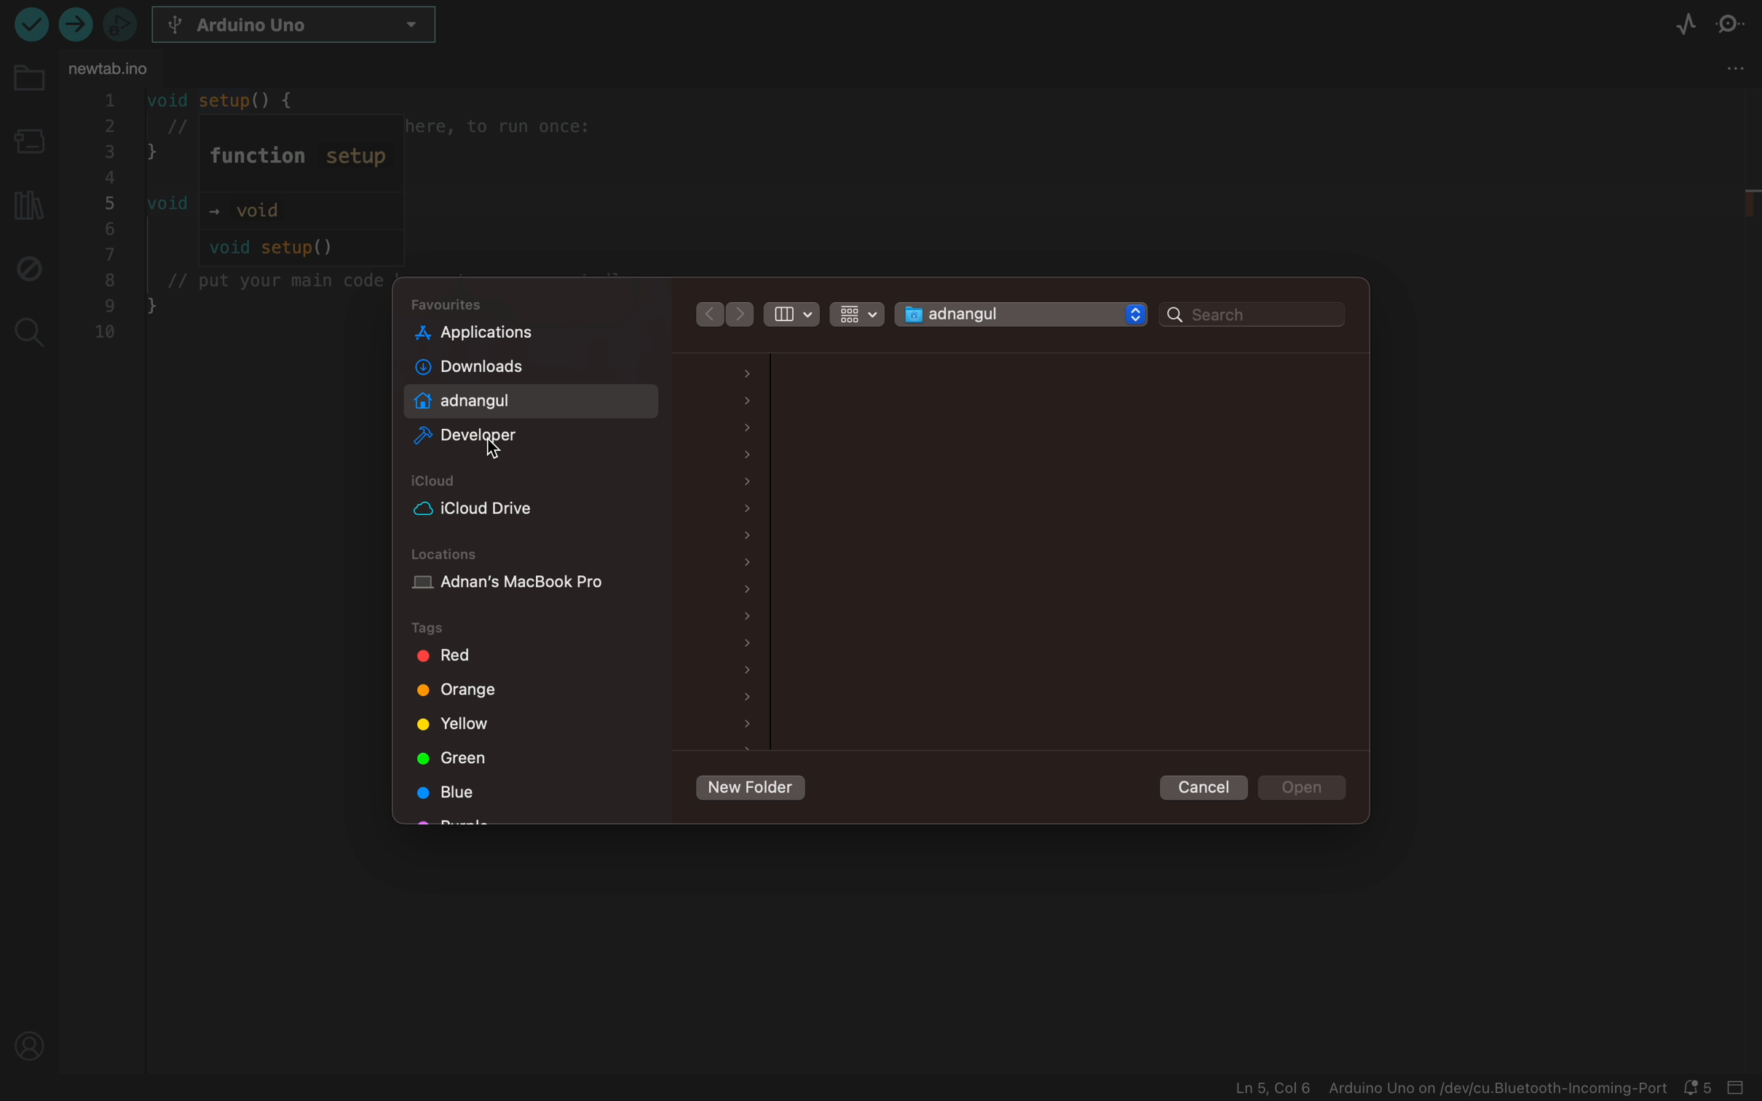 Image resolution: width=1762 pixels, height=1101 pixels. I want to click on icloud drive, so click(500, 508).